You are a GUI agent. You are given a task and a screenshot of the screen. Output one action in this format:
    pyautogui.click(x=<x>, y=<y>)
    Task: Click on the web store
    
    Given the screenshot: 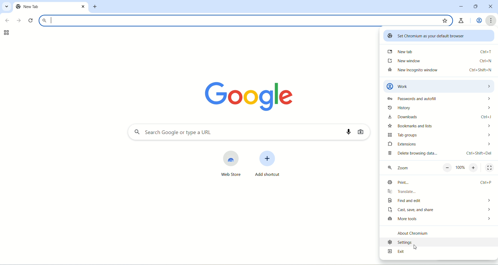 What is the action you would take?
    pyautogui.click(x=228, y=165)
    